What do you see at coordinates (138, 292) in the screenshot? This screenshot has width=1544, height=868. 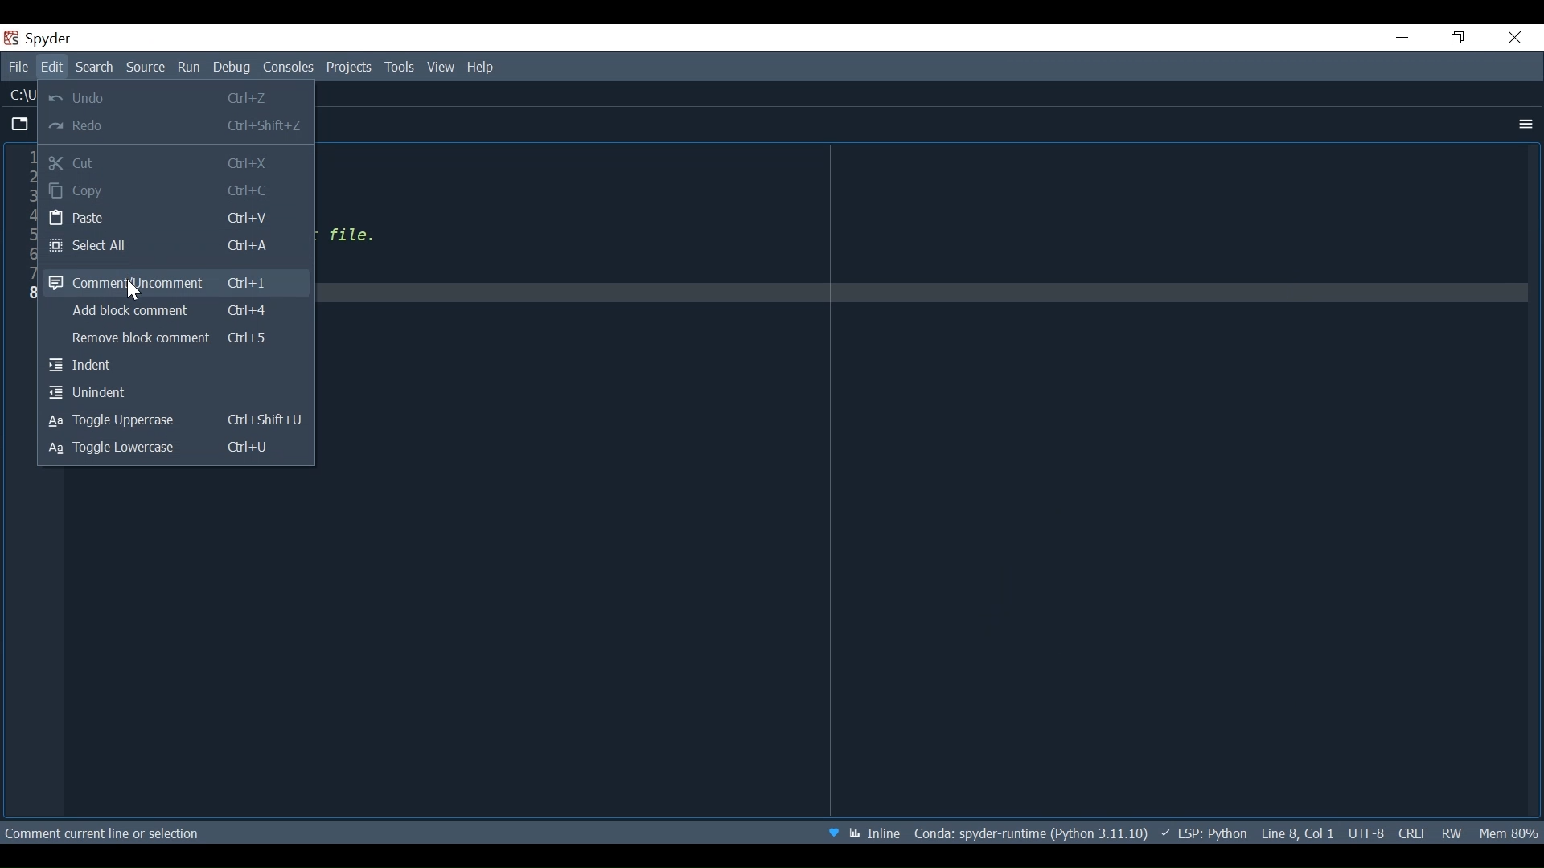 I see `Cursor` at bounding box center [138, 292].